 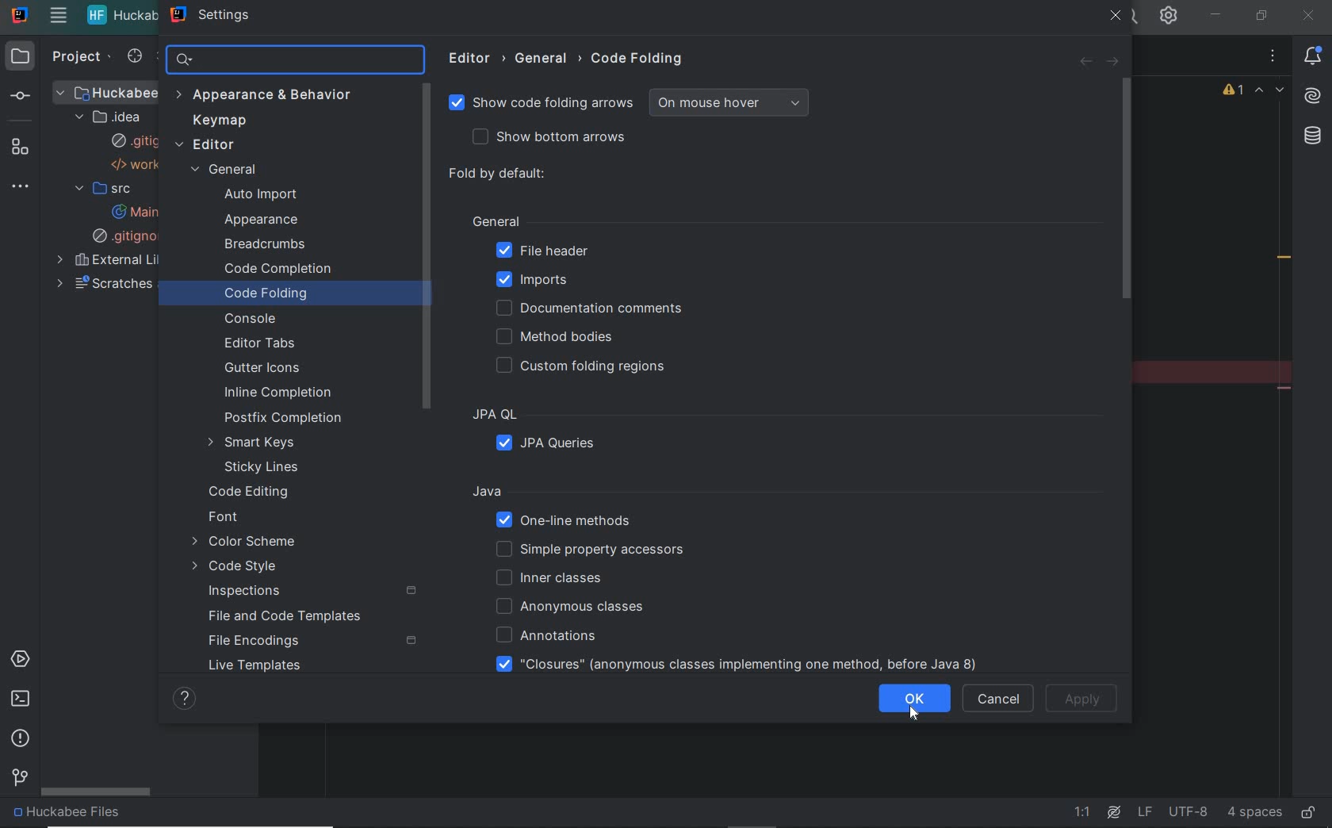 What do you see at coordinates (588, 368) in the screenshot?
I see `custom folding regions` at bounding box center [588, 368].